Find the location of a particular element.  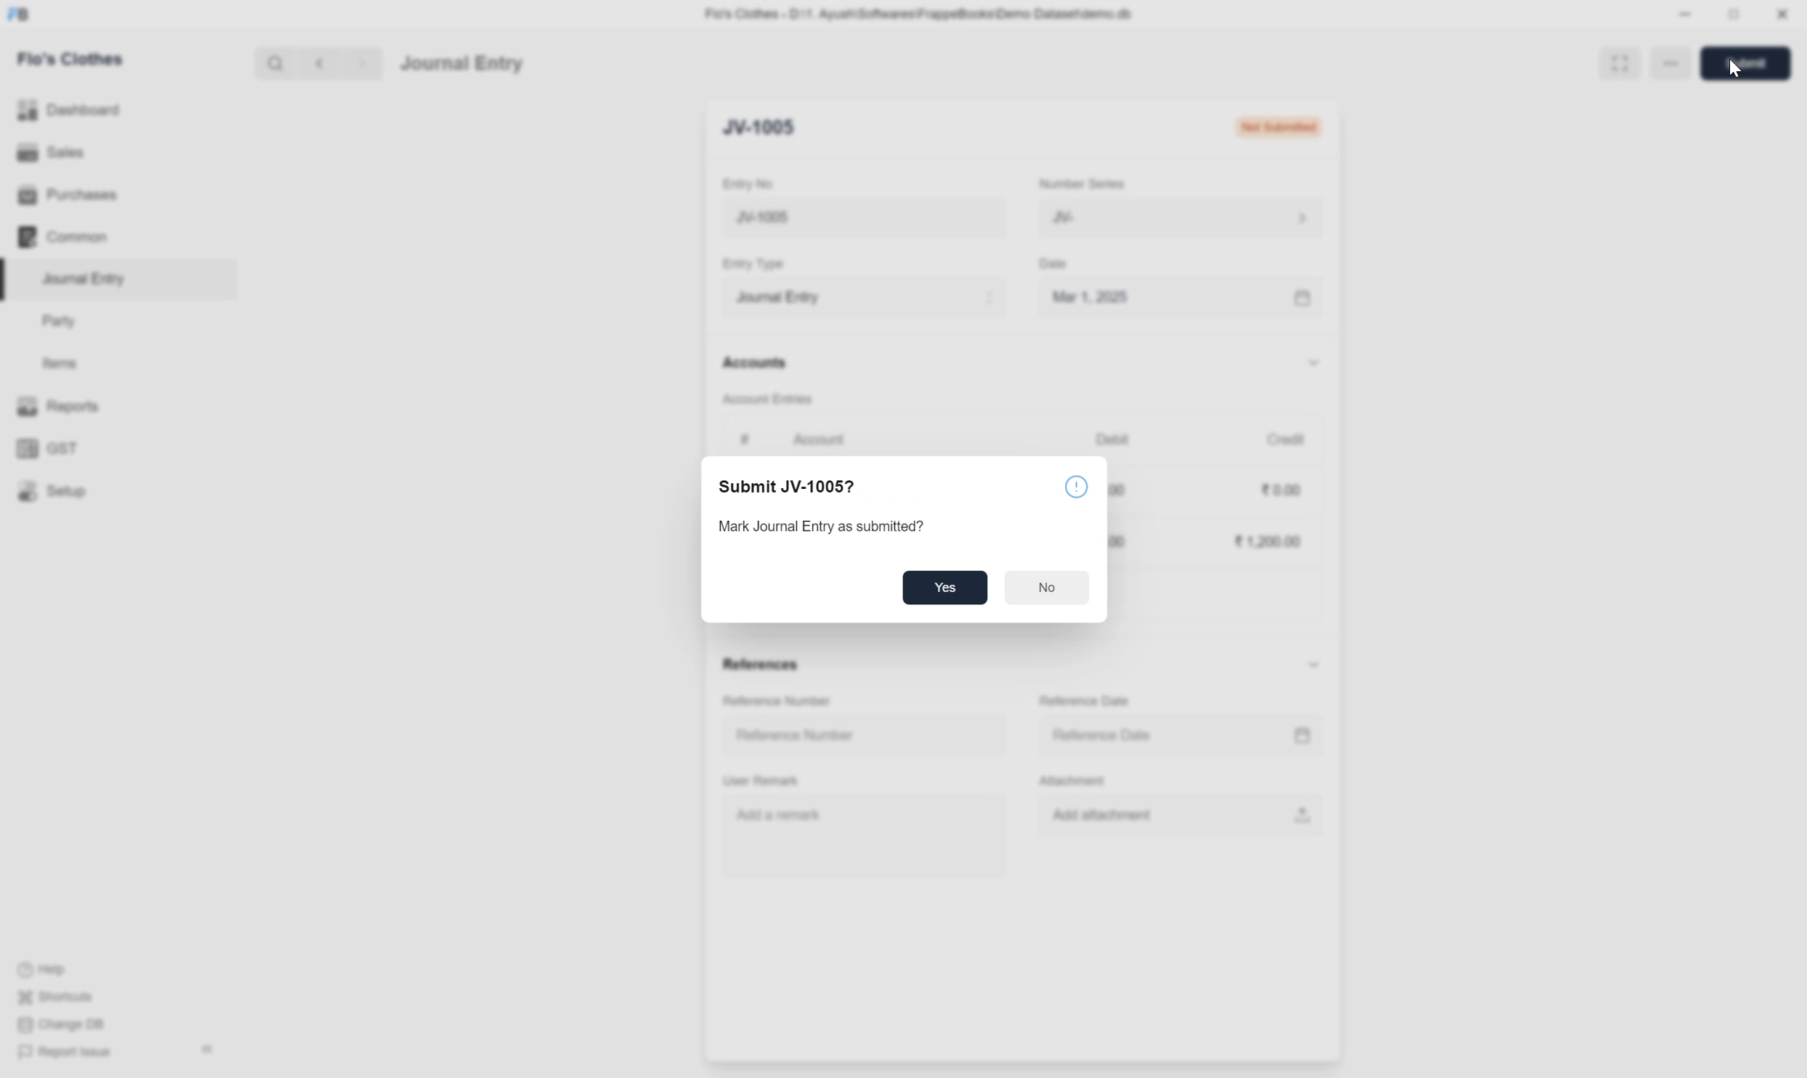

Journal Entry is located at coordinates (461, 64).